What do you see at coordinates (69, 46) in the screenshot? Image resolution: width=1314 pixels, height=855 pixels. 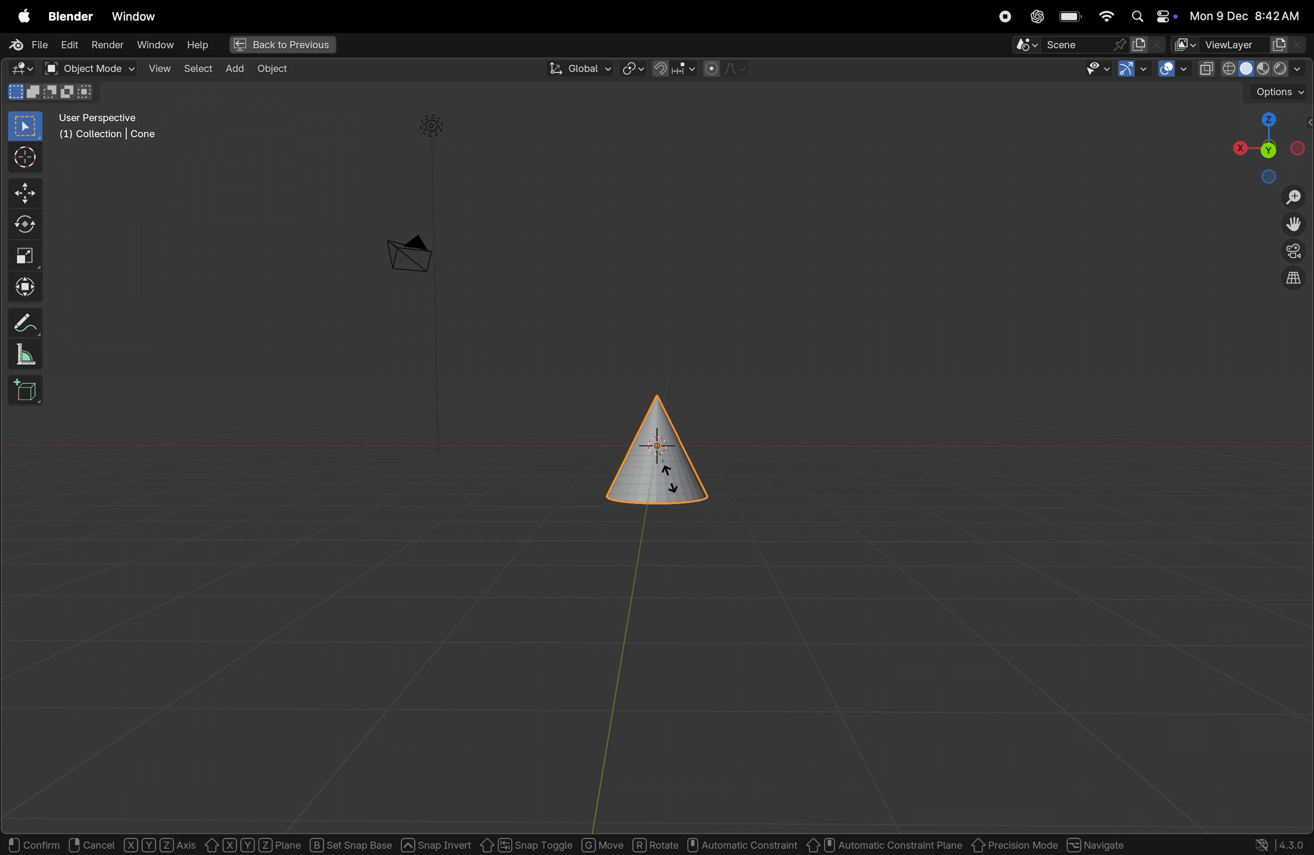 I see `Edit` at bounding box center [69, 46].